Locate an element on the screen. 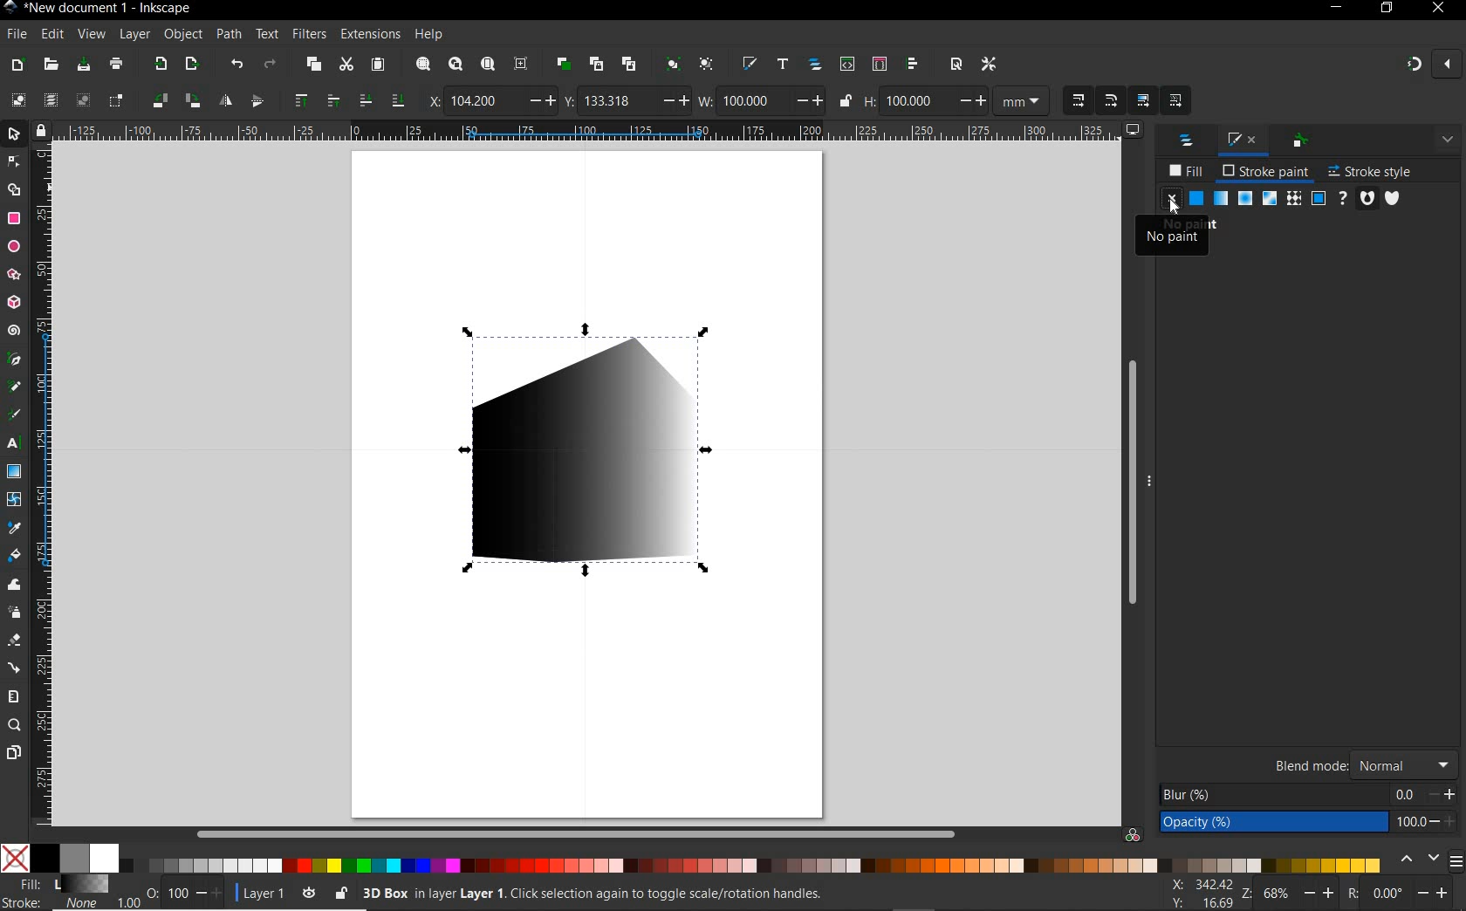 The height and width of the screenshot is (911, 1466). HEIGHT OF SELECTION is located at coordinates (871, 101).